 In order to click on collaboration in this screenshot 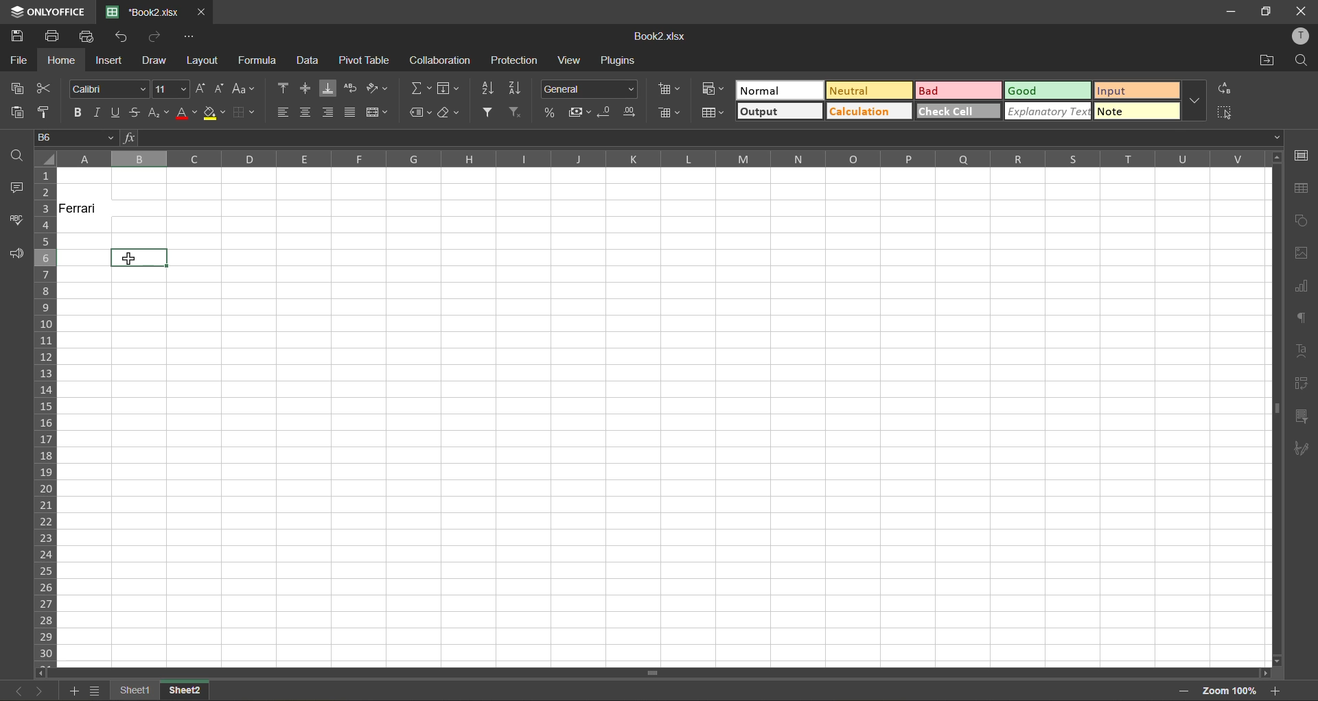, I will do `click(441, 60)`.